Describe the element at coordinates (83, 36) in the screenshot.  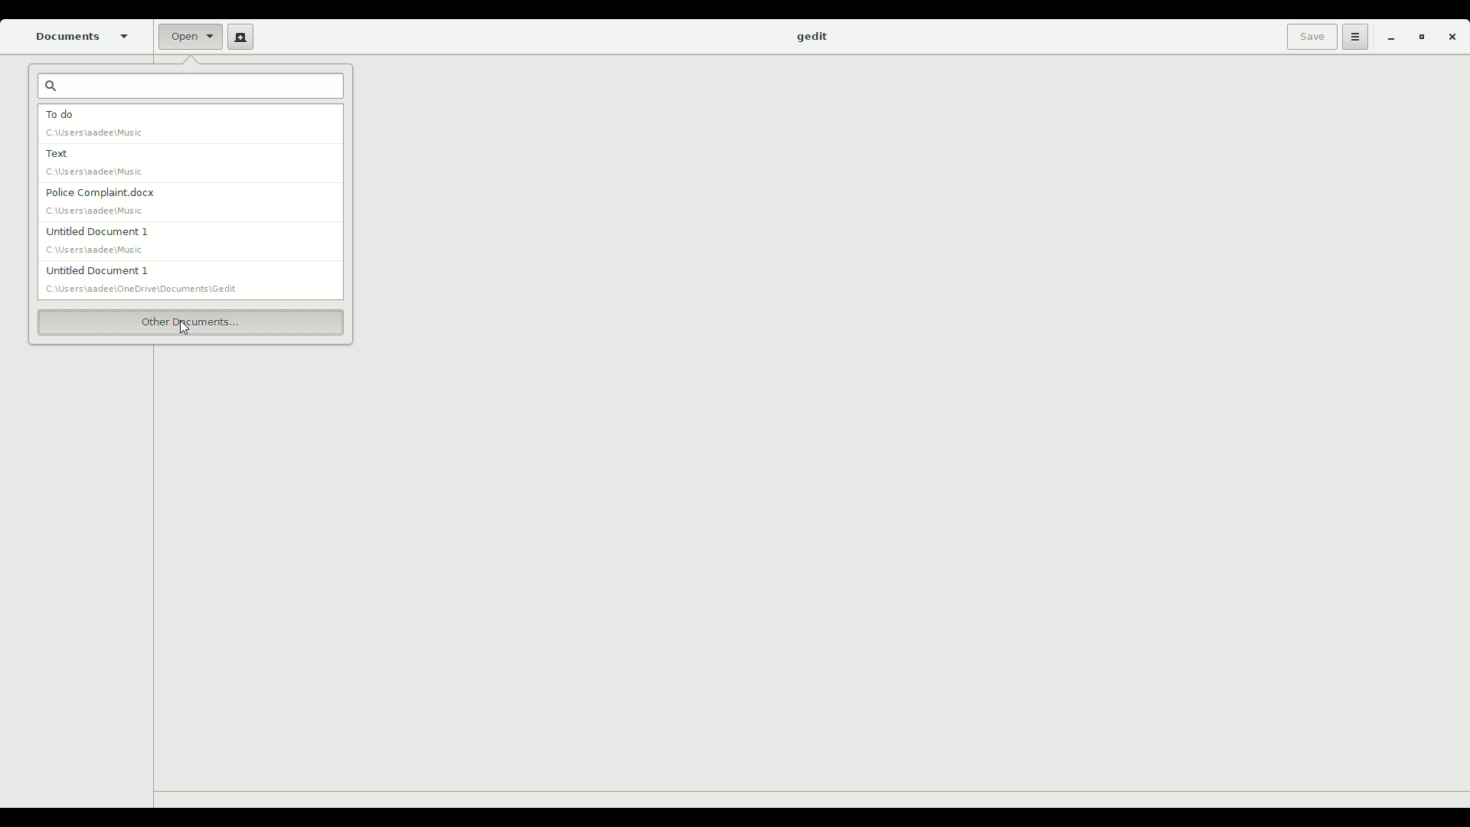
I see `Documents` at that location.